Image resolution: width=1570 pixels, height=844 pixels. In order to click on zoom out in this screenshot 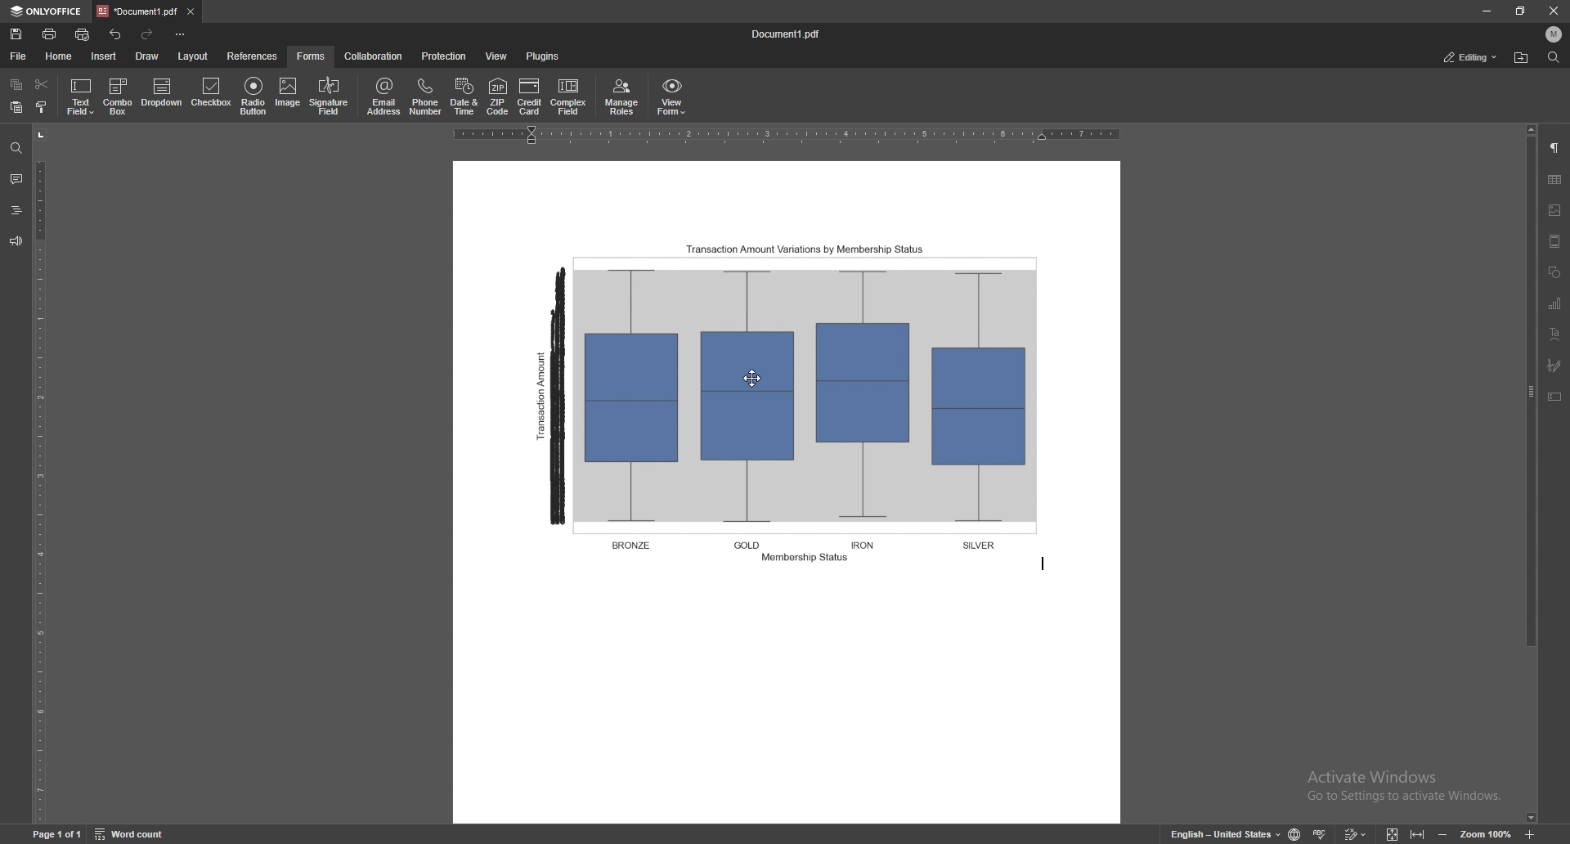, I will do `click(1443, 833)`.